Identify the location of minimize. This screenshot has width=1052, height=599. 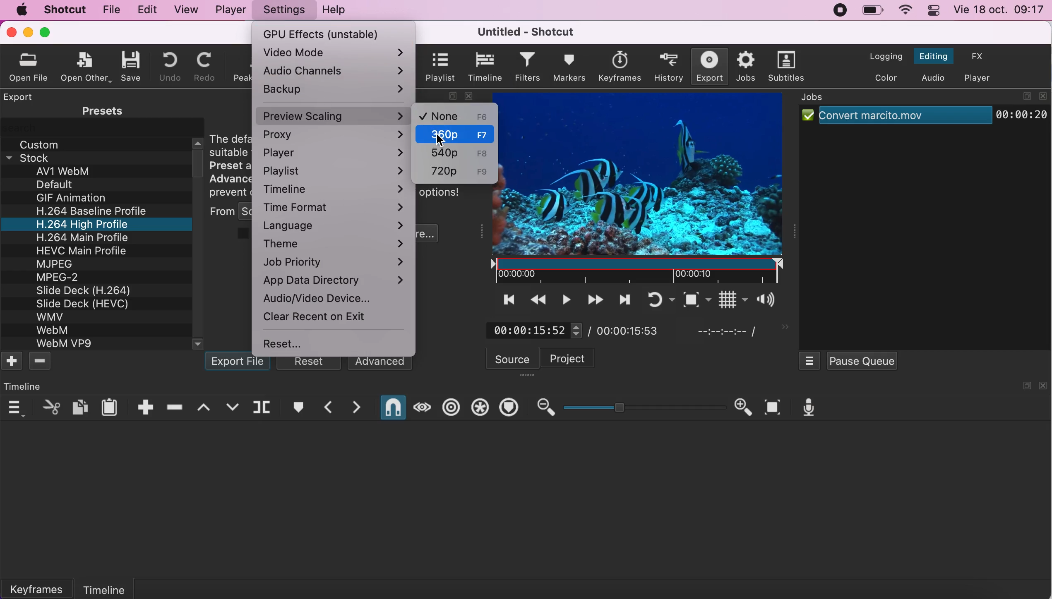
(29, 32).